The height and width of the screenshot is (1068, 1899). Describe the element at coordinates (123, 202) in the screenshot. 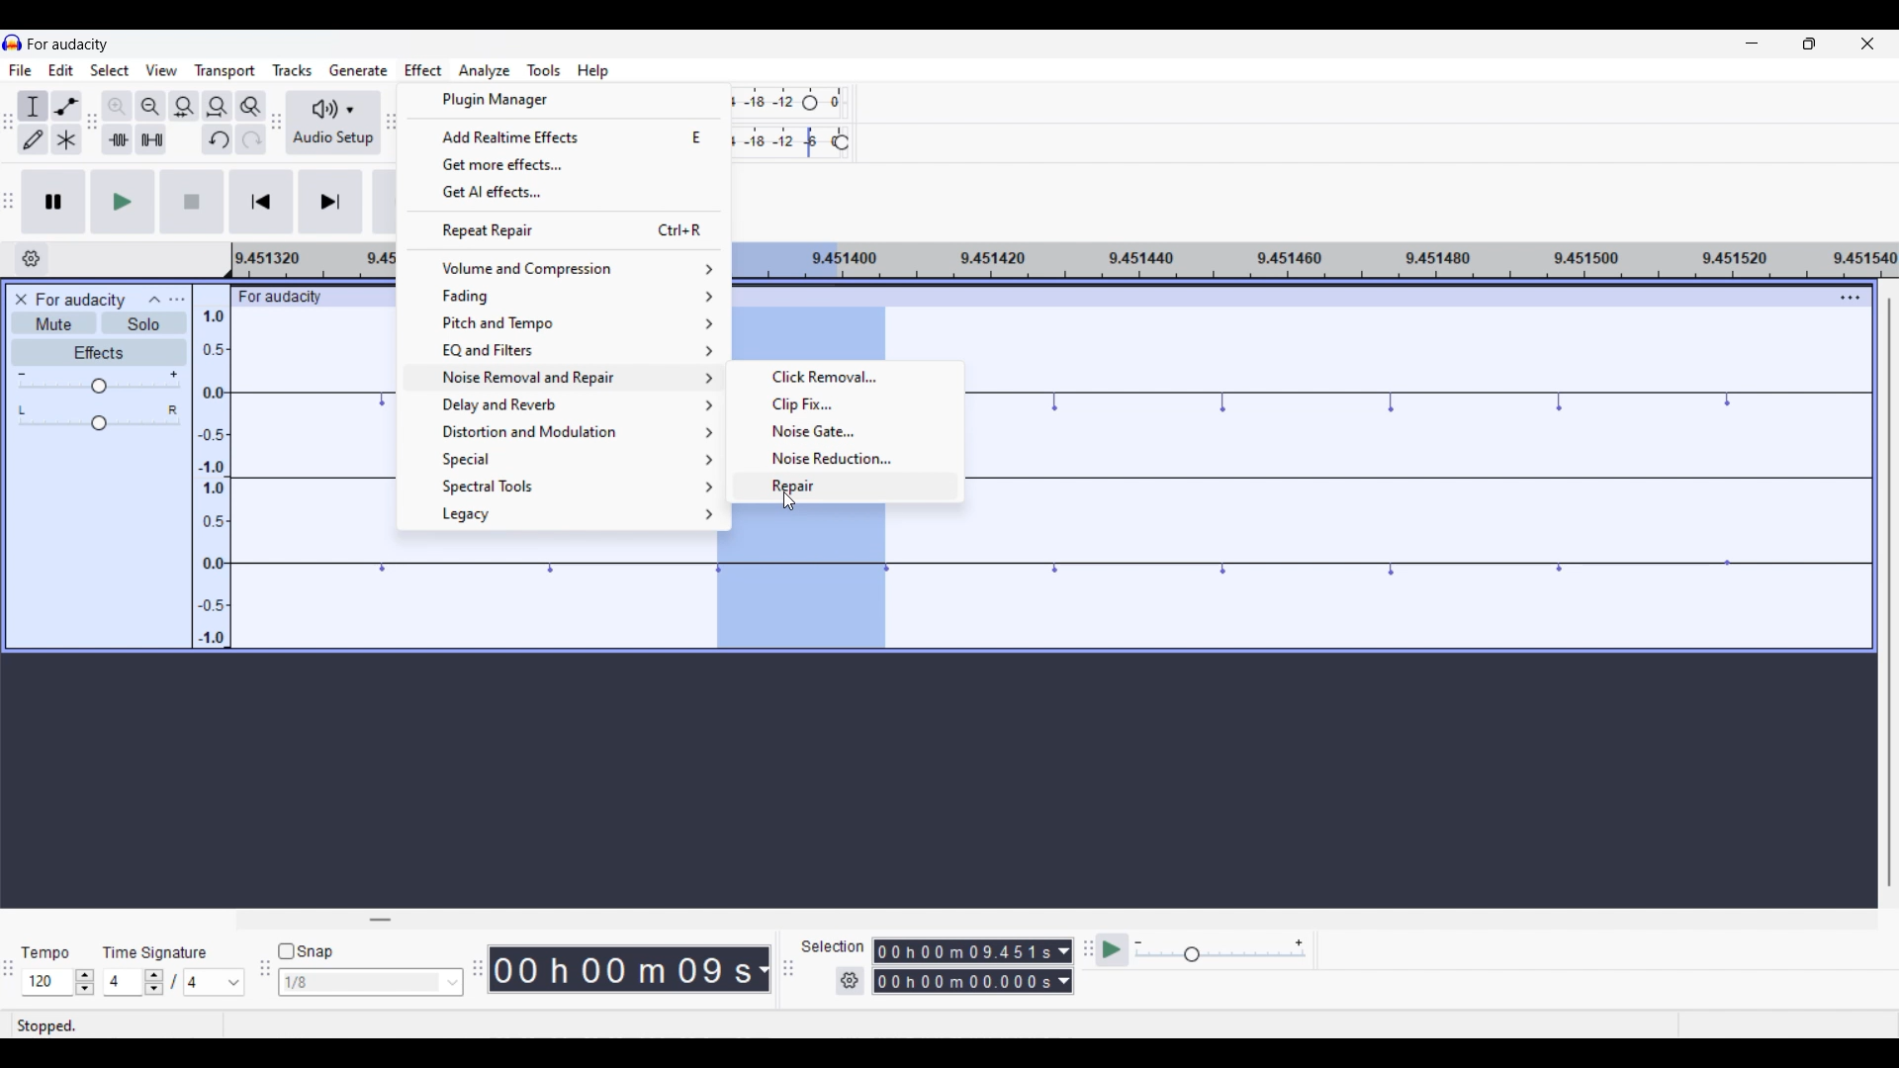

I see `Play/Play once` at that location.